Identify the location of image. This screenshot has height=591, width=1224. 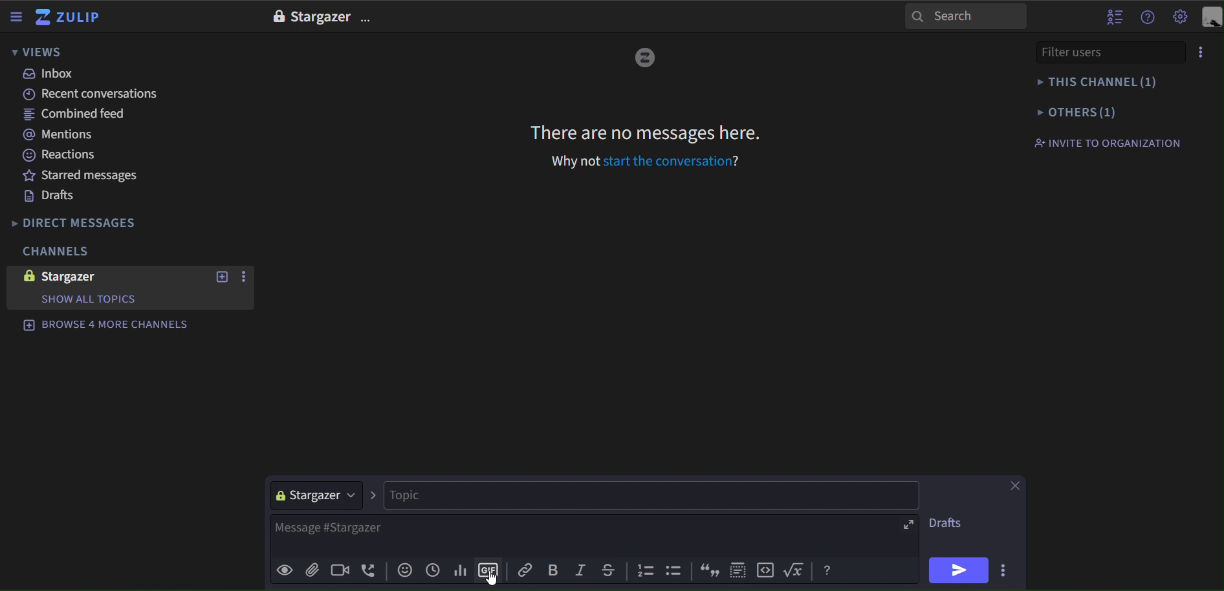
(277, 16).